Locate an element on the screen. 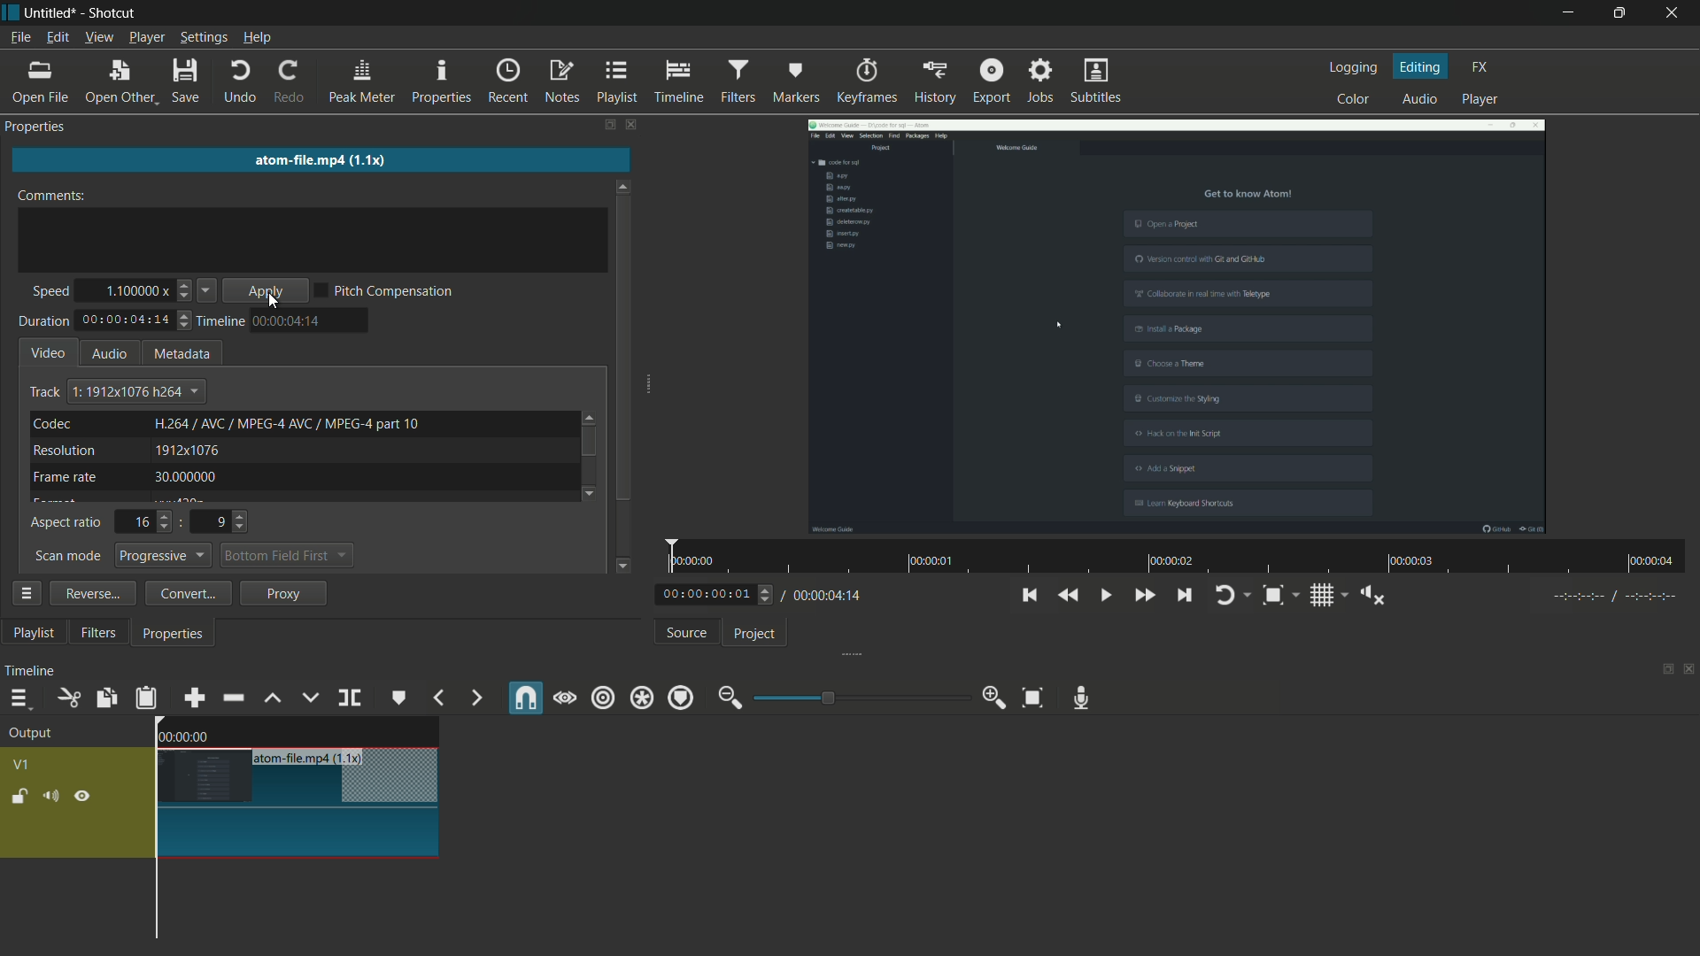  quickly play forward is located at coordinates (1143, 595).